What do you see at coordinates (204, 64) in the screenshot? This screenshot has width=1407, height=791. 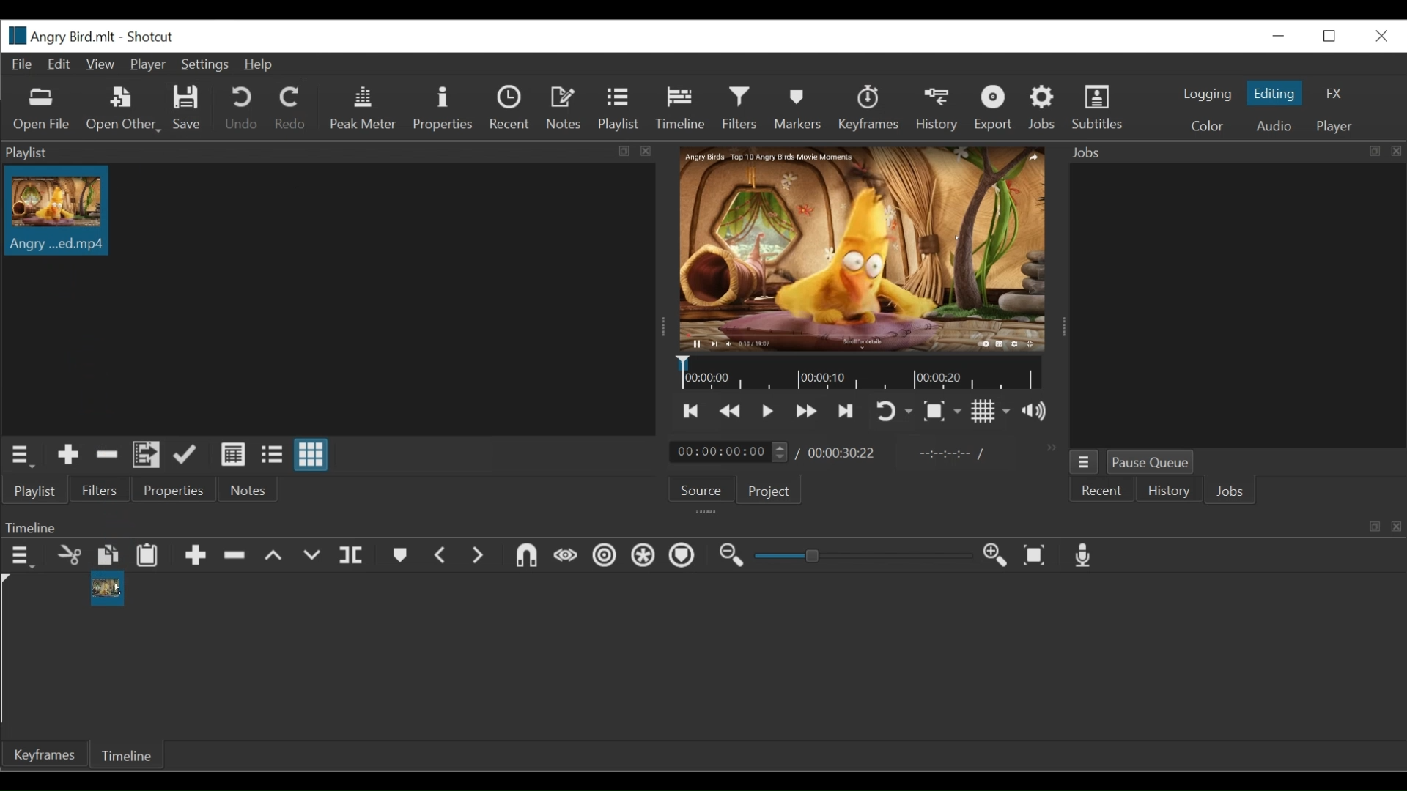 I see `Settings` at bounding box center [204, 64].